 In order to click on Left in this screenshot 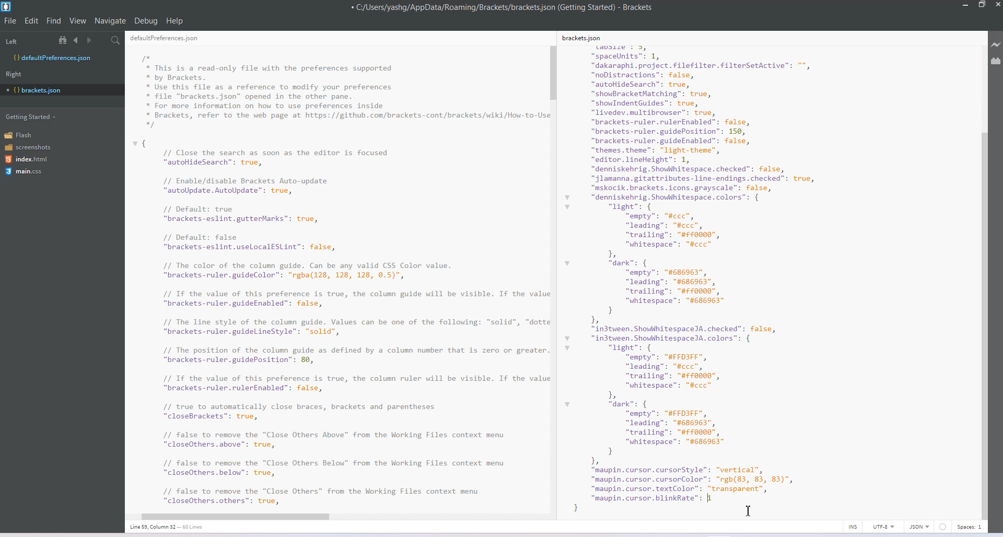, I will do `click(11, 42)`.